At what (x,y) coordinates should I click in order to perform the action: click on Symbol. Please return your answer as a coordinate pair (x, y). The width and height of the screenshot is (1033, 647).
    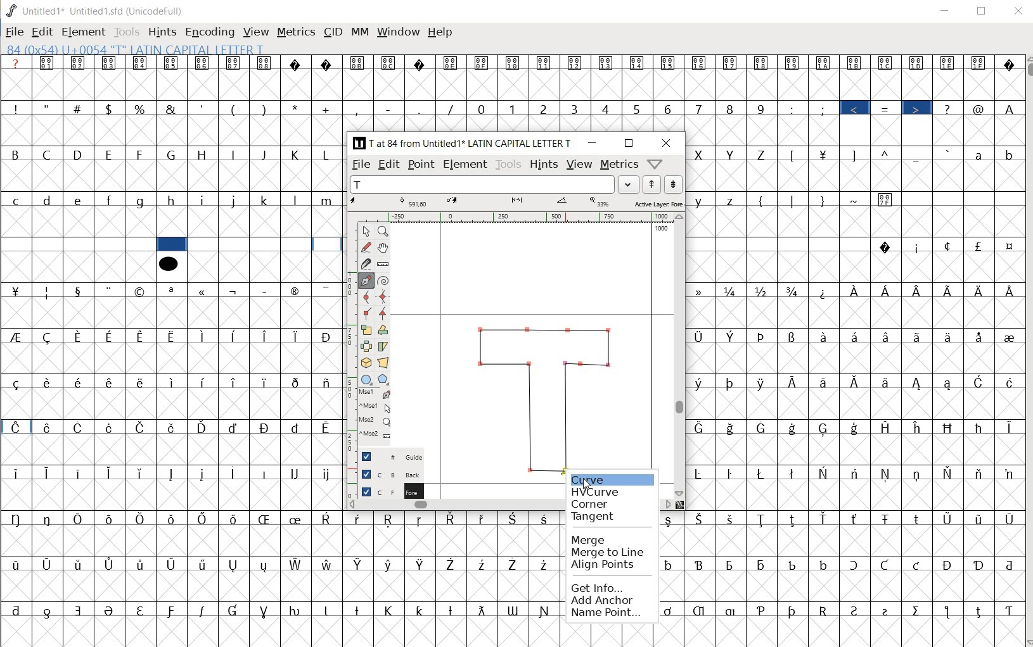
    Looking at the image, I should click on (1008, 336).